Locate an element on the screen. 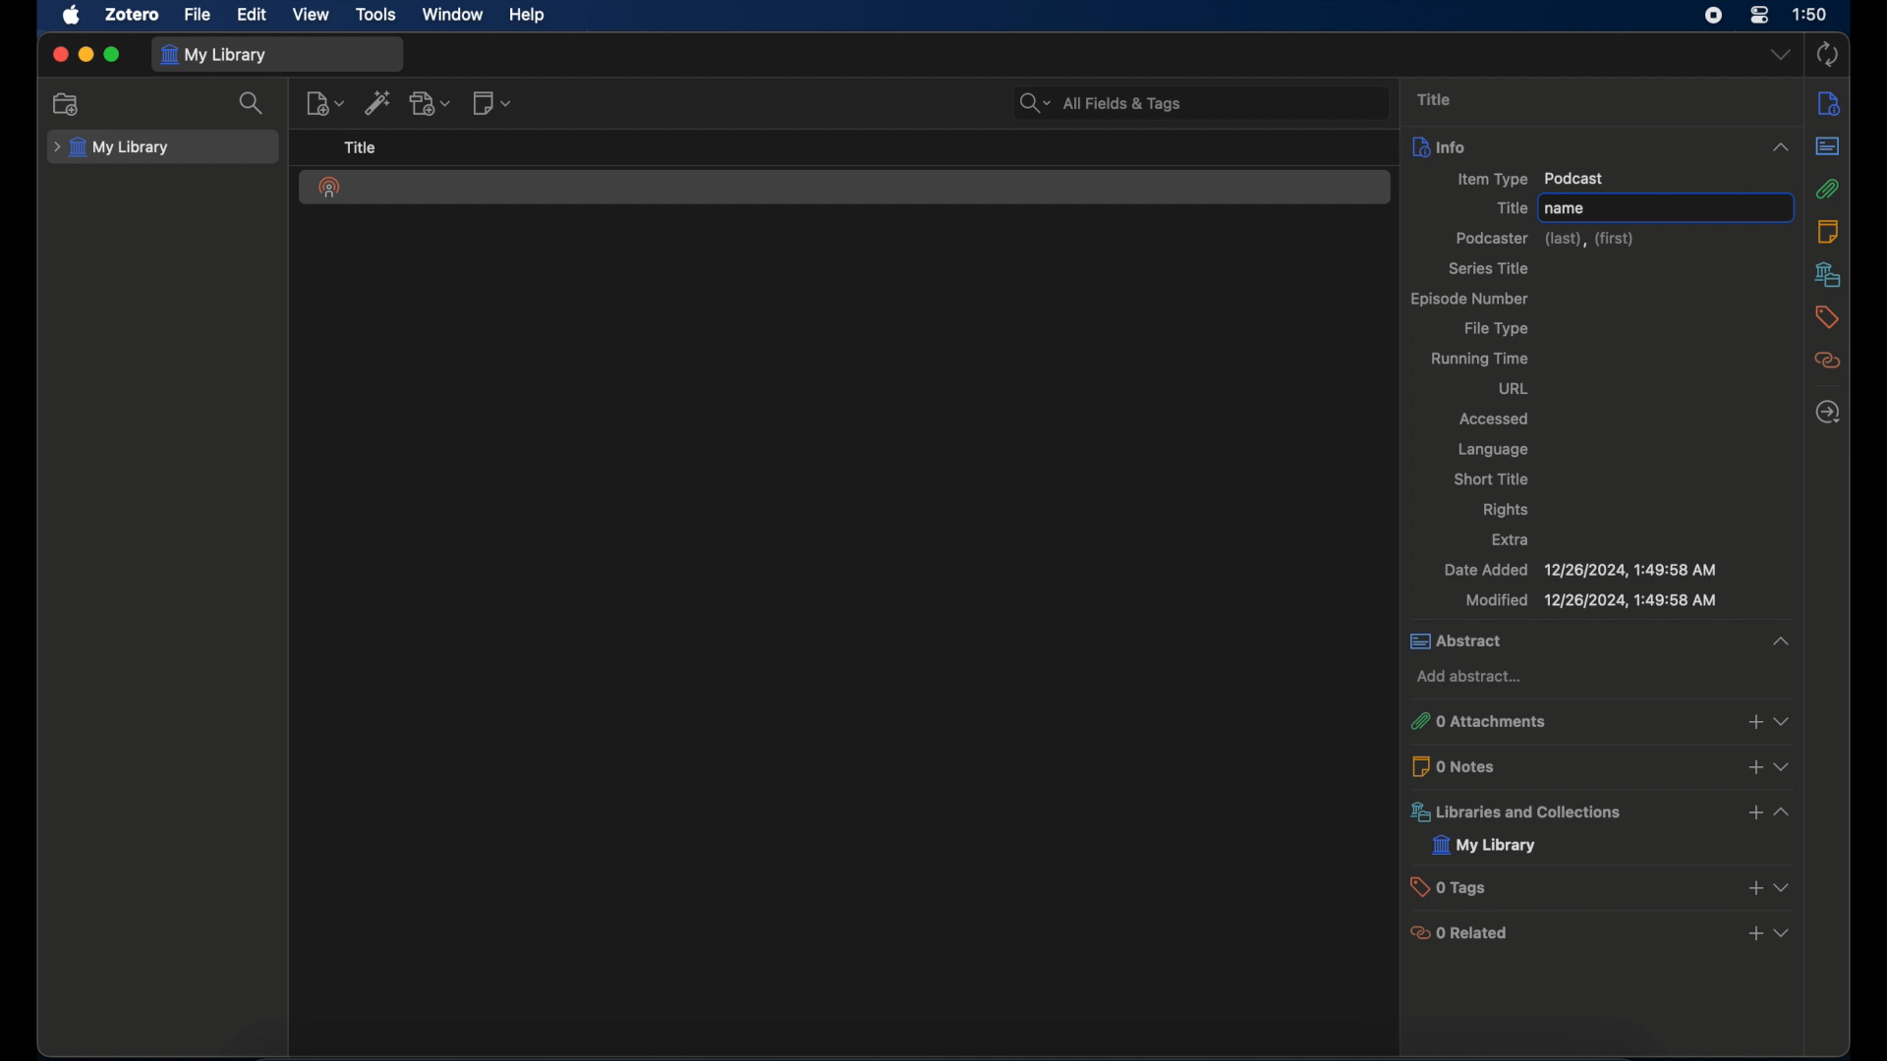  new note is located at coordinates (491, 103).